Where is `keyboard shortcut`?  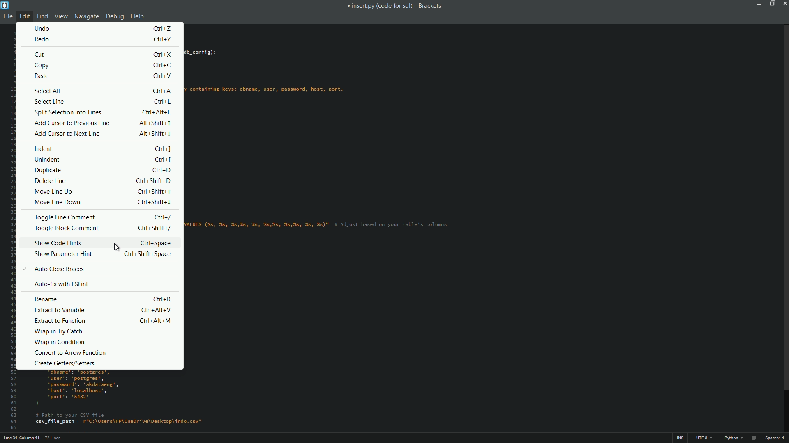
keyboard shortcut is located at coordinates (155, 192).